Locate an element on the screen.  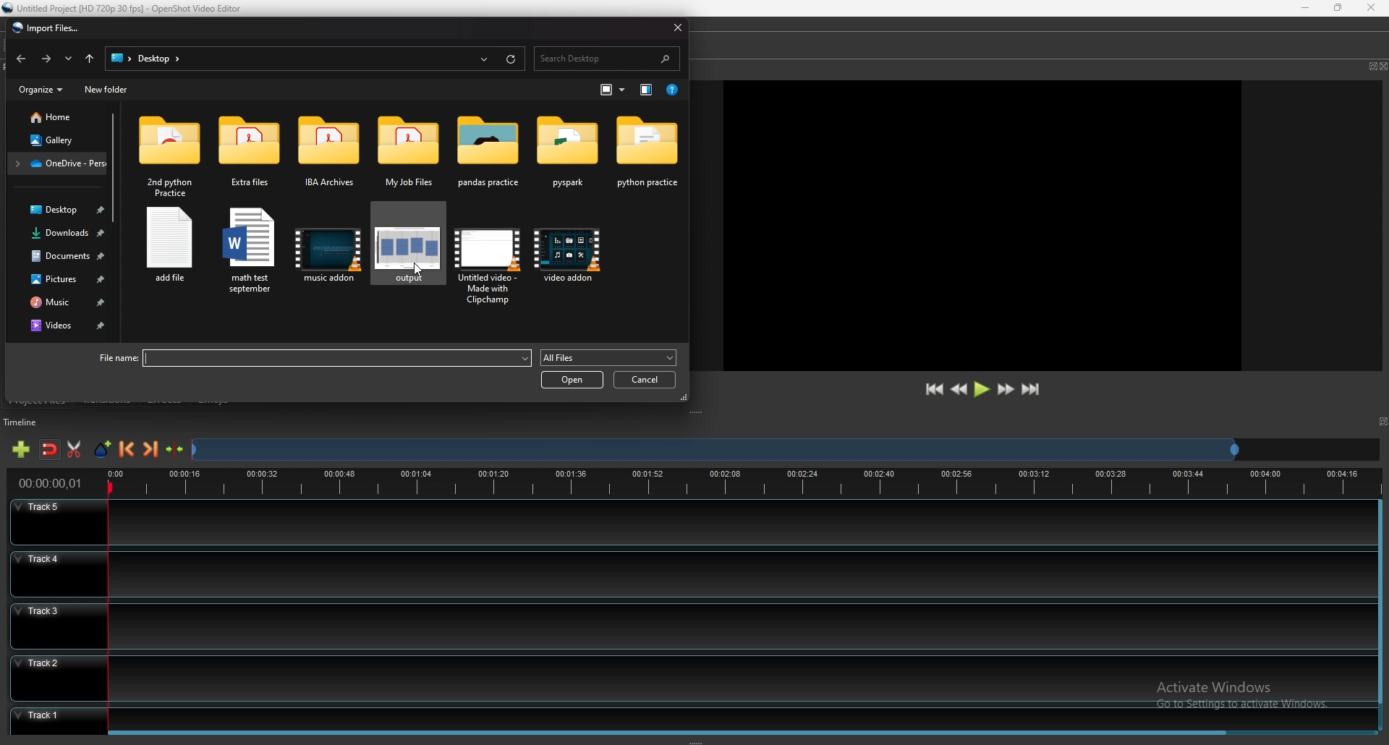
track 1 is located at coordinates (686, 717).